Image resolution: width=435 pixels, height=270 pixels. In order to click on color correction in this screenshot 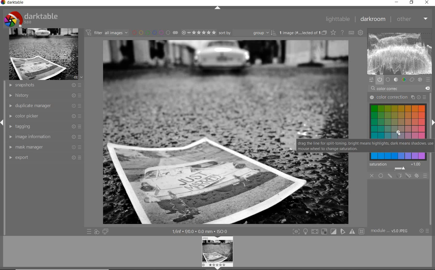, I will do `click(398, 98)`.